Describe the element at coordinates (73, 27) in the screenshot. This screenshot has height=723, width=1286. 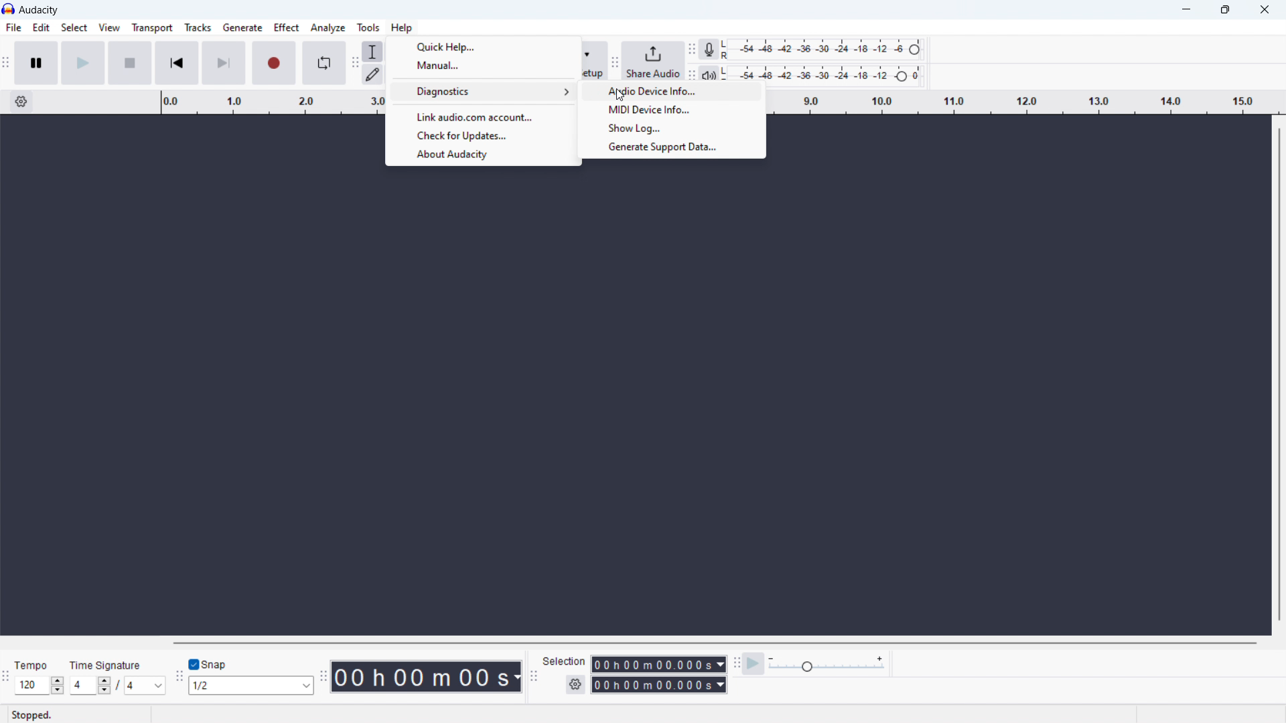
I see `select` at that location.